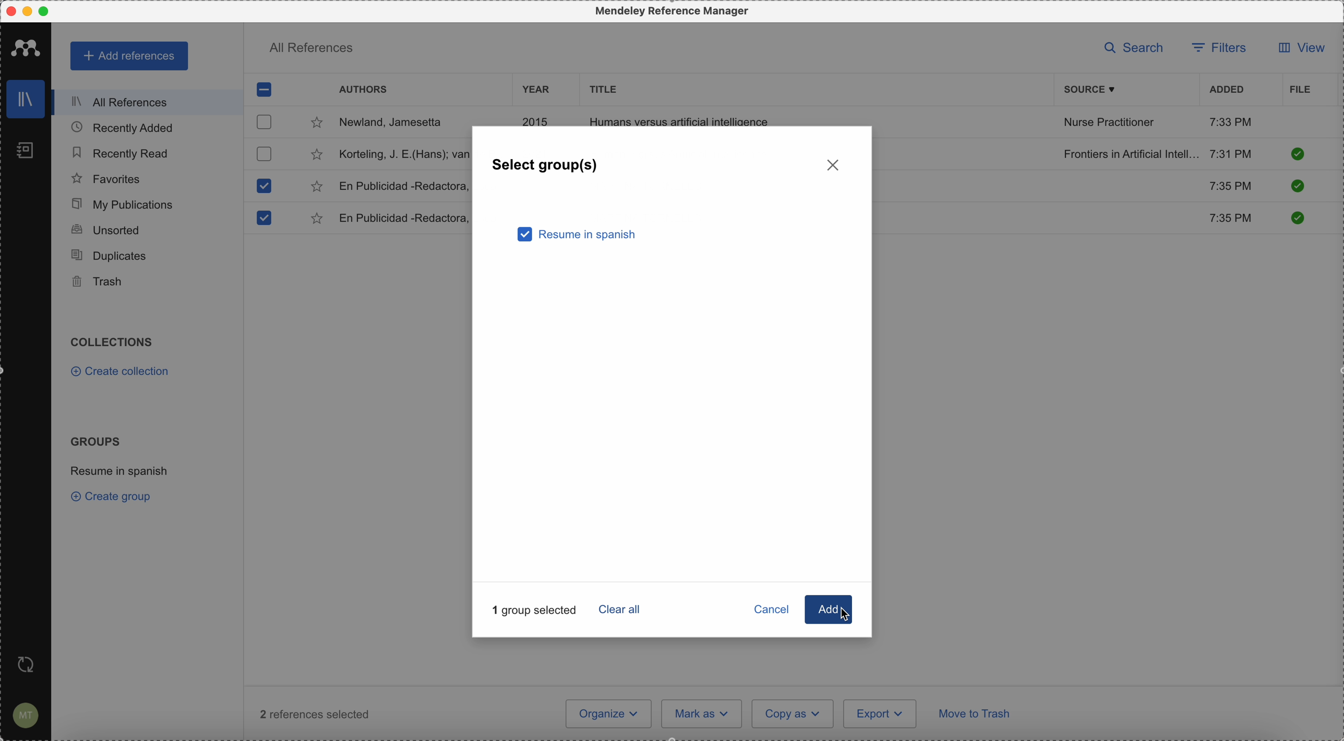  Describe the element at coordinates (402, 186) in the screenshot. I see `En Publicidad-Redactora, Lcda` at that location.